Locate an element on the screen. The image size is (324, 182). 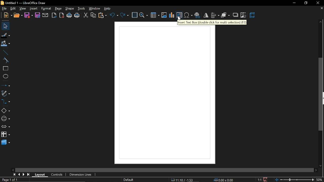
close is located at coordinates (318, 3).